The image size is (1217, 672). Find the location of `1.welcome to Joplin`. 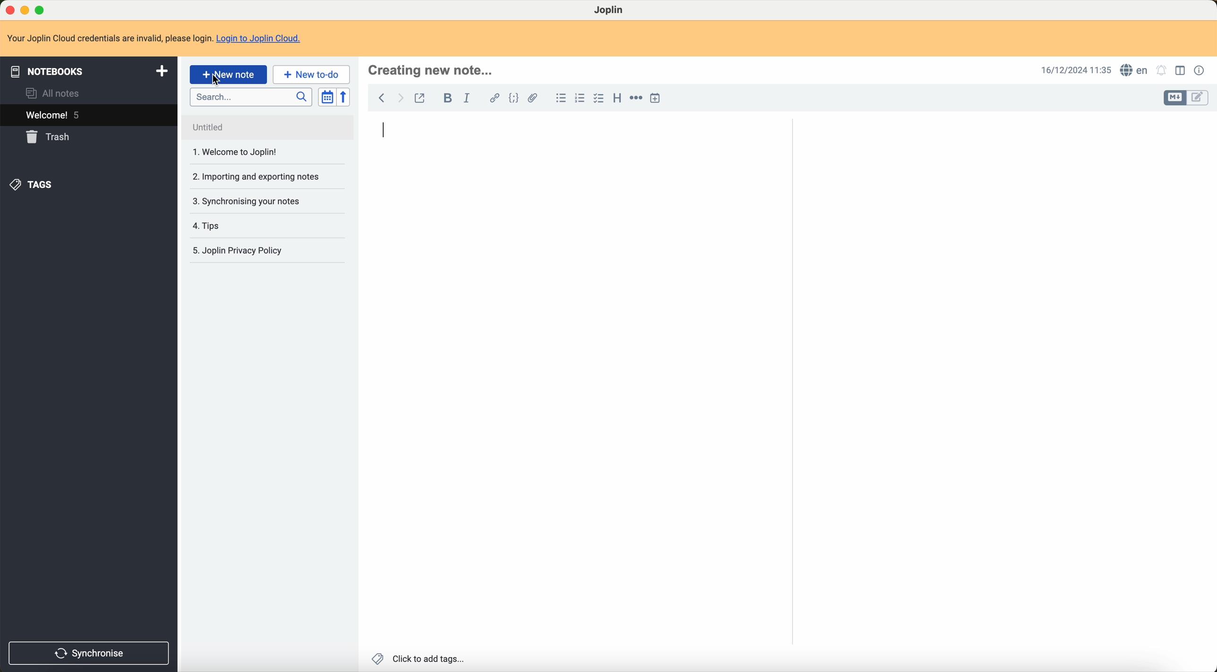

1.welcome to Joplin is located at coordinates (239, 153).